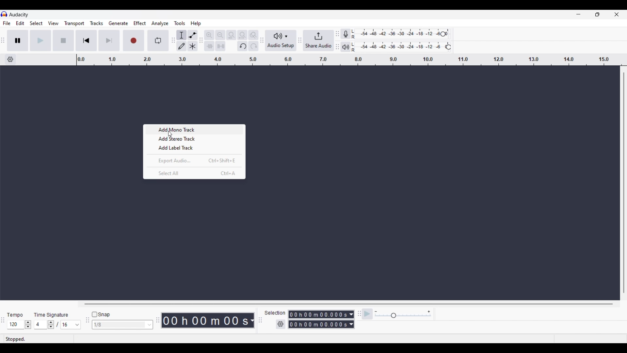 This screenshot has height=353, width=627. What do you see at coordinates (10, 59) in the screenshot?
I see `Timeline options` at bounding box center [10, 59].